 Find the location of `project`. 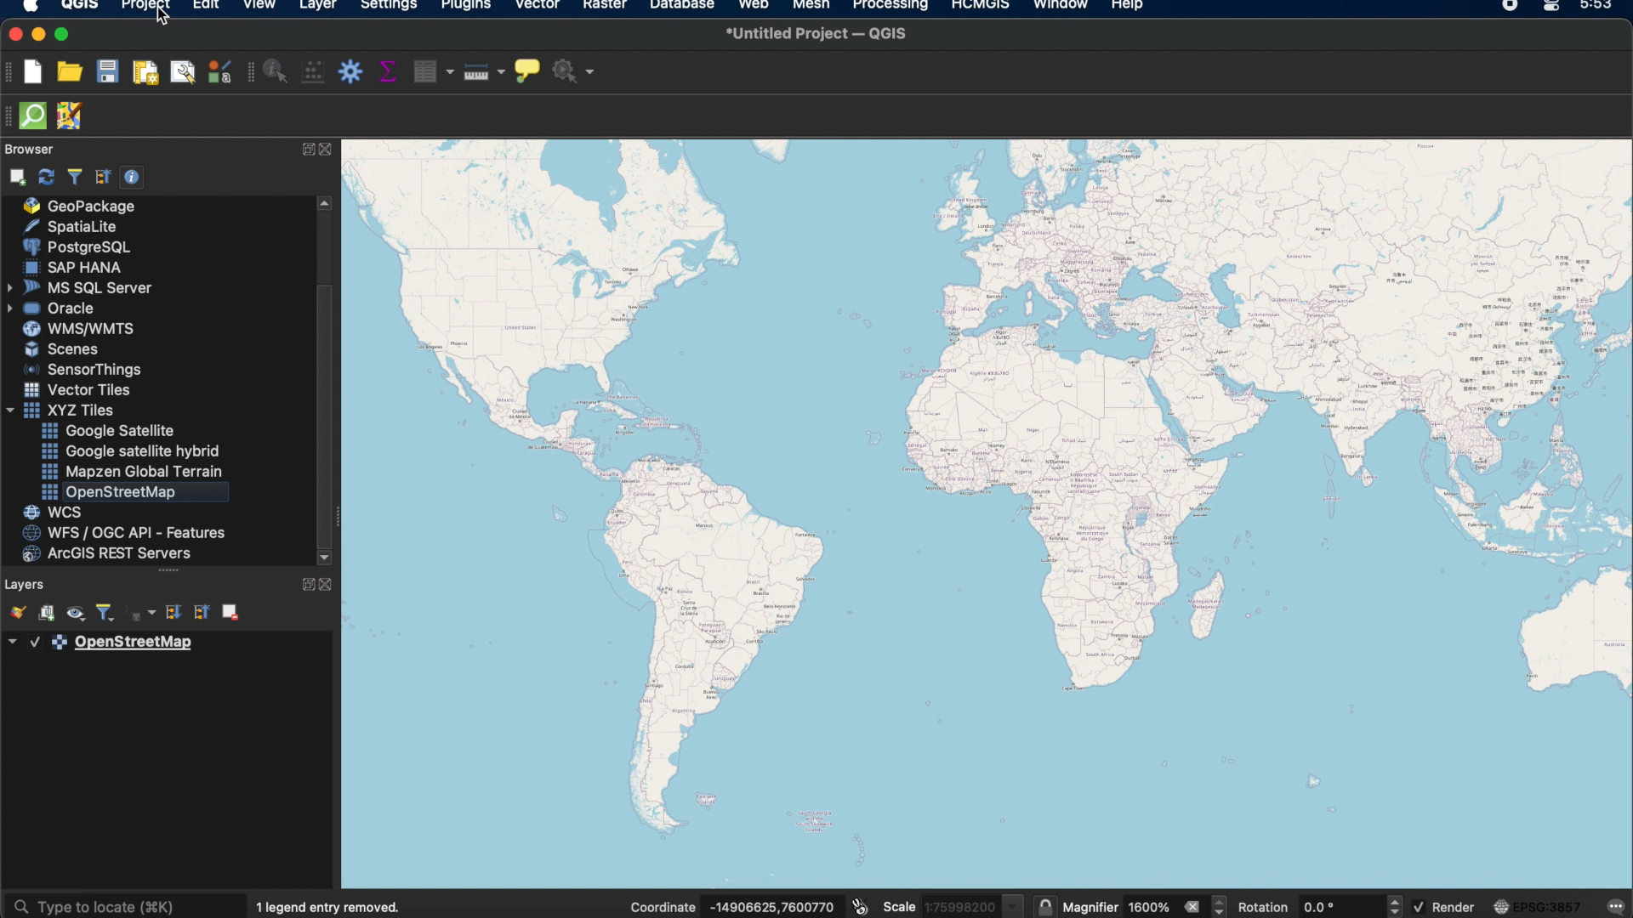

project is located at coordinates (145, 7).